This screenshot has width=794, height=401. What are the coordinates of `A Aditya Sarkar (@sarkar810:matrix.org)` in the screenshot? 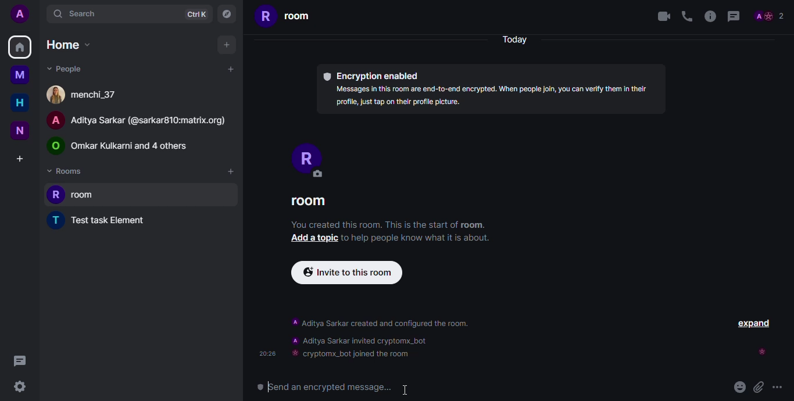 It's located at (140, 122).